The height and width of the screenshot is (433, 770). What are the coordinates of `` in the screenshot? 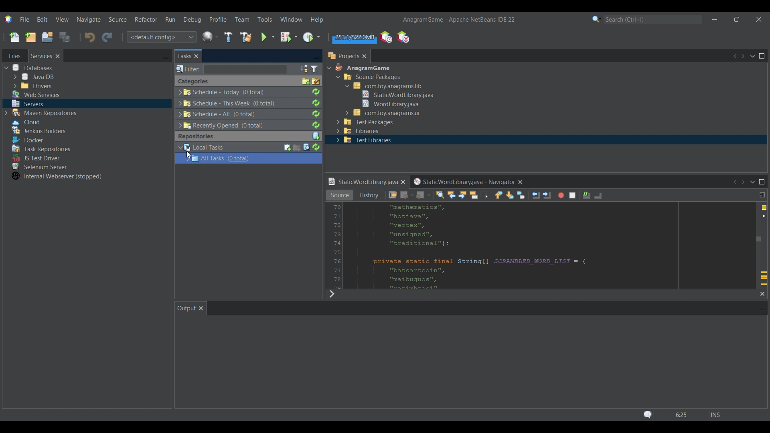 It's located at (561, 196).